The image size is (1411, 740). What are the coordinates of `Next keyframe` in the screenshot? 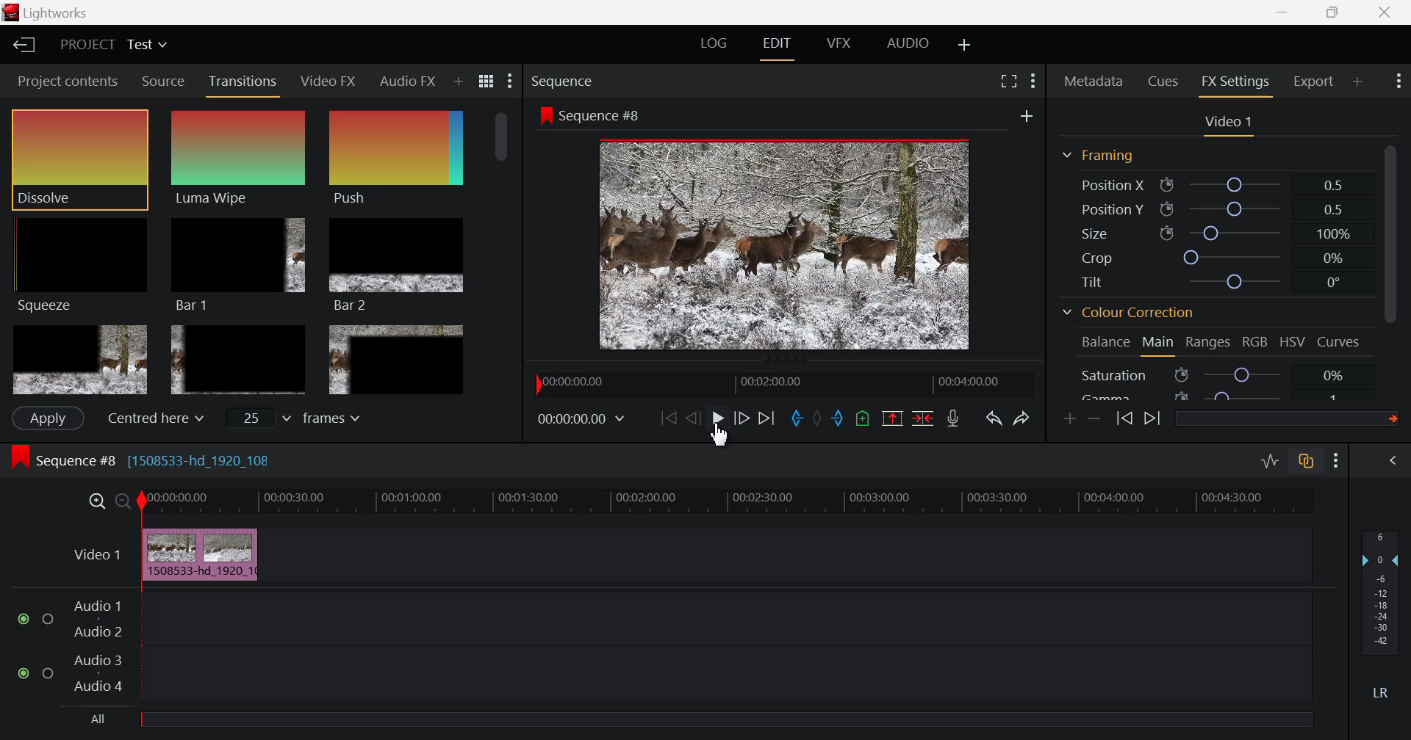 It's located at (1152, 420).